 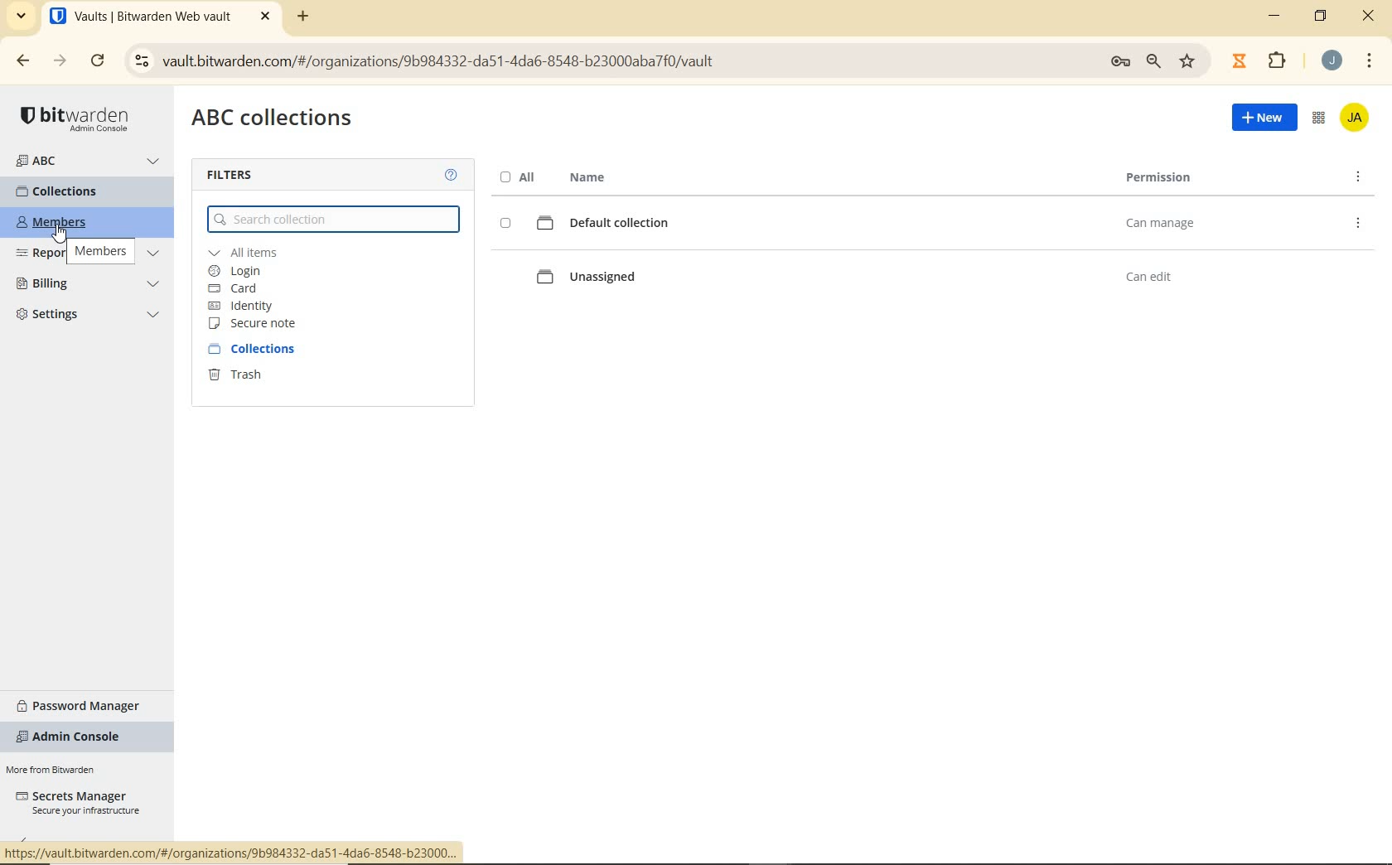 What do you see at coordinates (85, 703) in the screenshot?
I see `PASSWORD MANAGER` at bounding box center [85, 703].